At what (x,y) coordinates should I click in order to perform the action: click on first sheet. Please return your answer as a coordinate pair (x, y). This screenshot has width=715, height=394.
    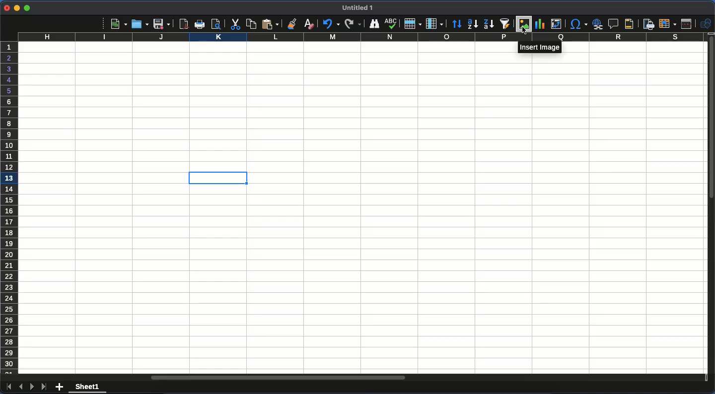
    Looking at the image, I should click on (8, 389).